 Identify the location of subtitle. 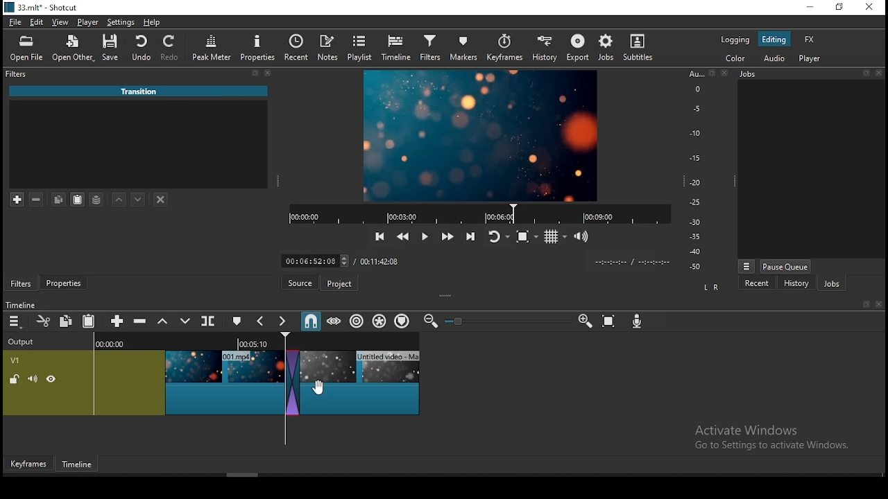
(638, 49).